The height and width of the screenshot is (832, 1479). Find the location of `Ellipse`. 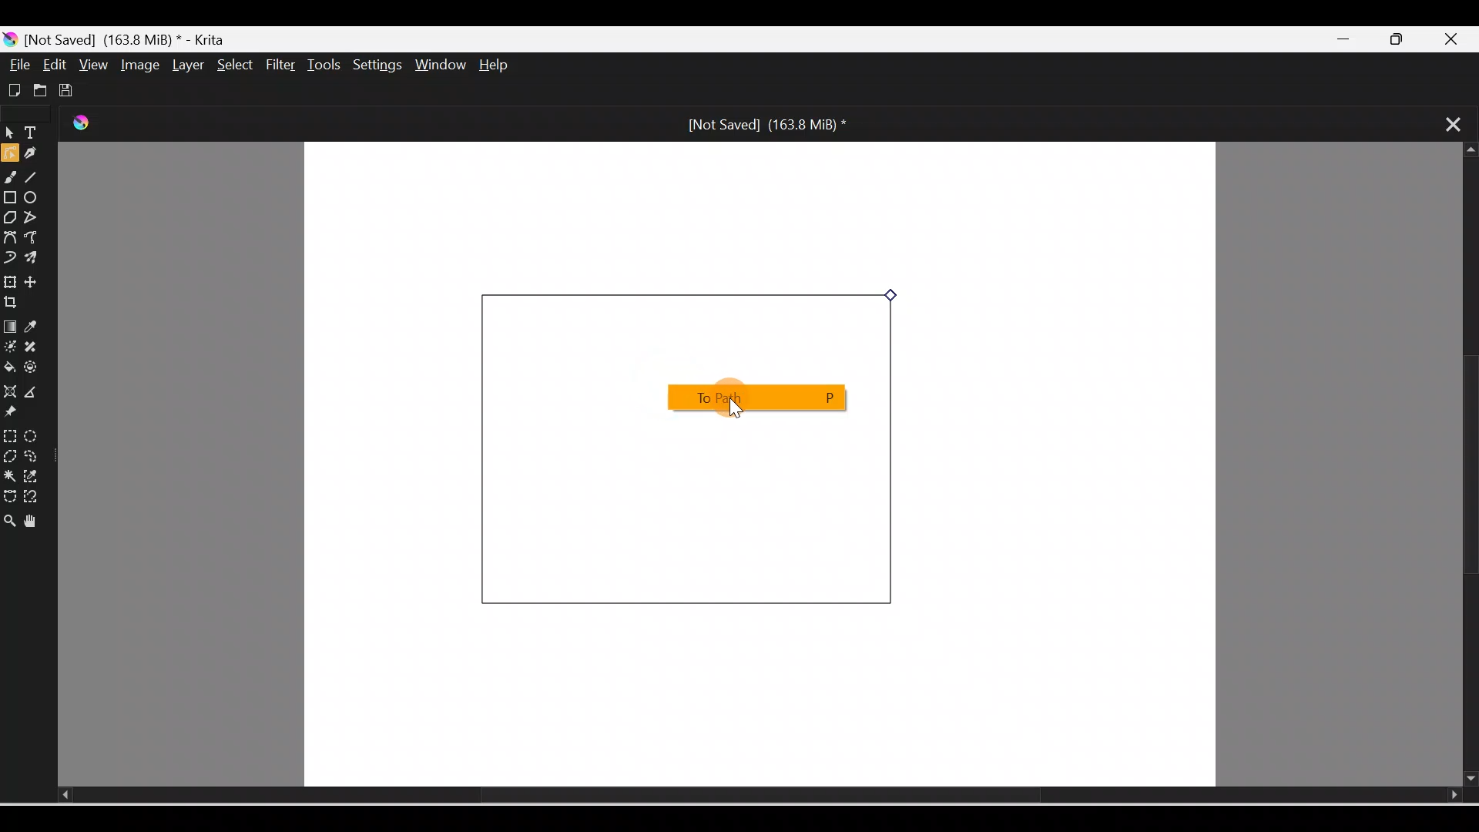

Ellipse is located at coordinates (35, 199).